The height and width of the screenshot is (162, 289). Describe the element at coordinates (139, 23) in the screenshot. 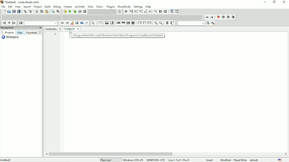

I see `Break-instruction` at that location.